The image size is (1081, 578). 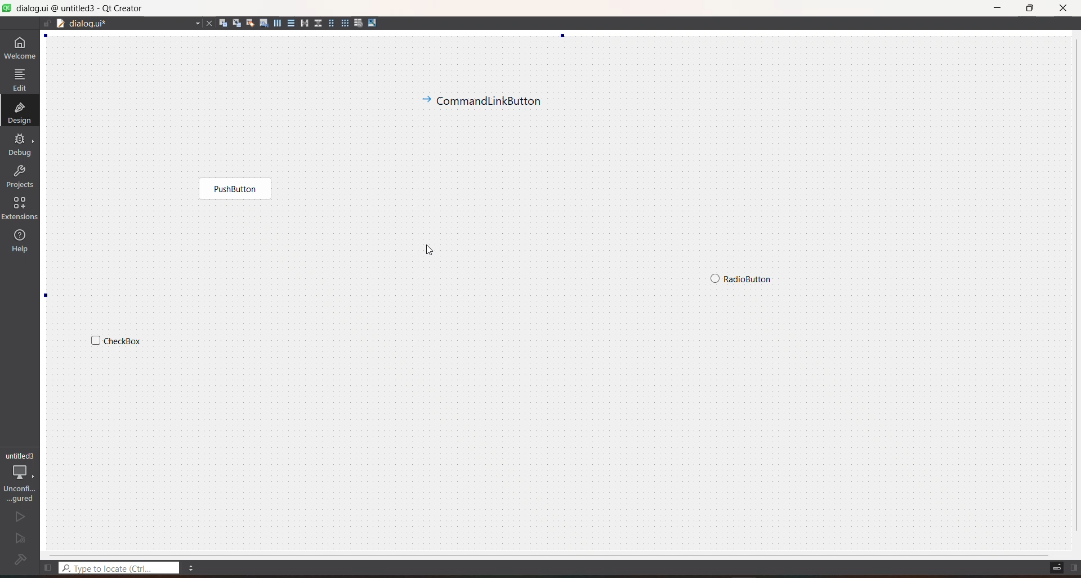 I want to click on edit, so click(x=19, y=81).